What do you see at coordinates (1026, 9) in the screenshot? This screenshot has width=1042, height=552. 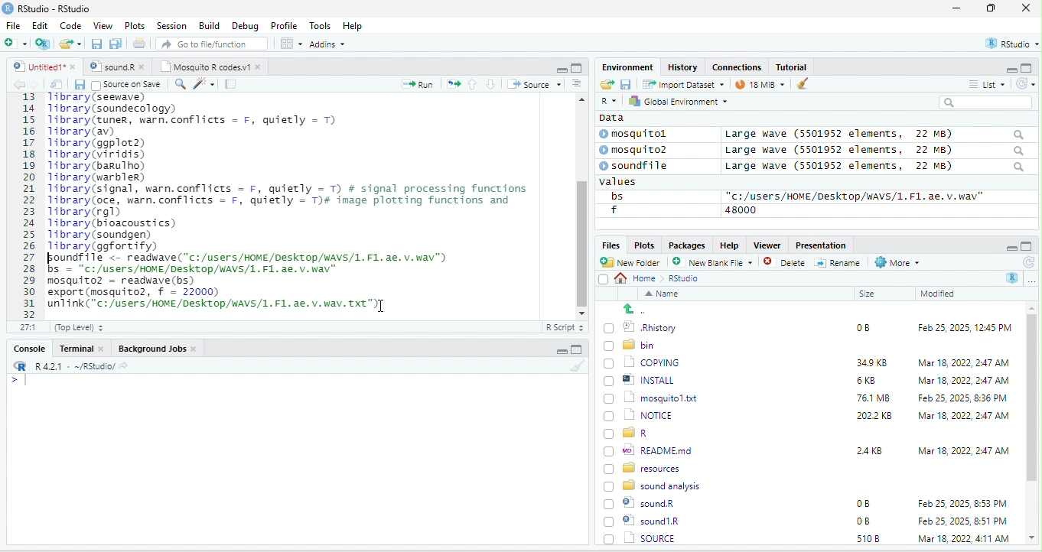 I see `close` at bounding box center [1026, 9].